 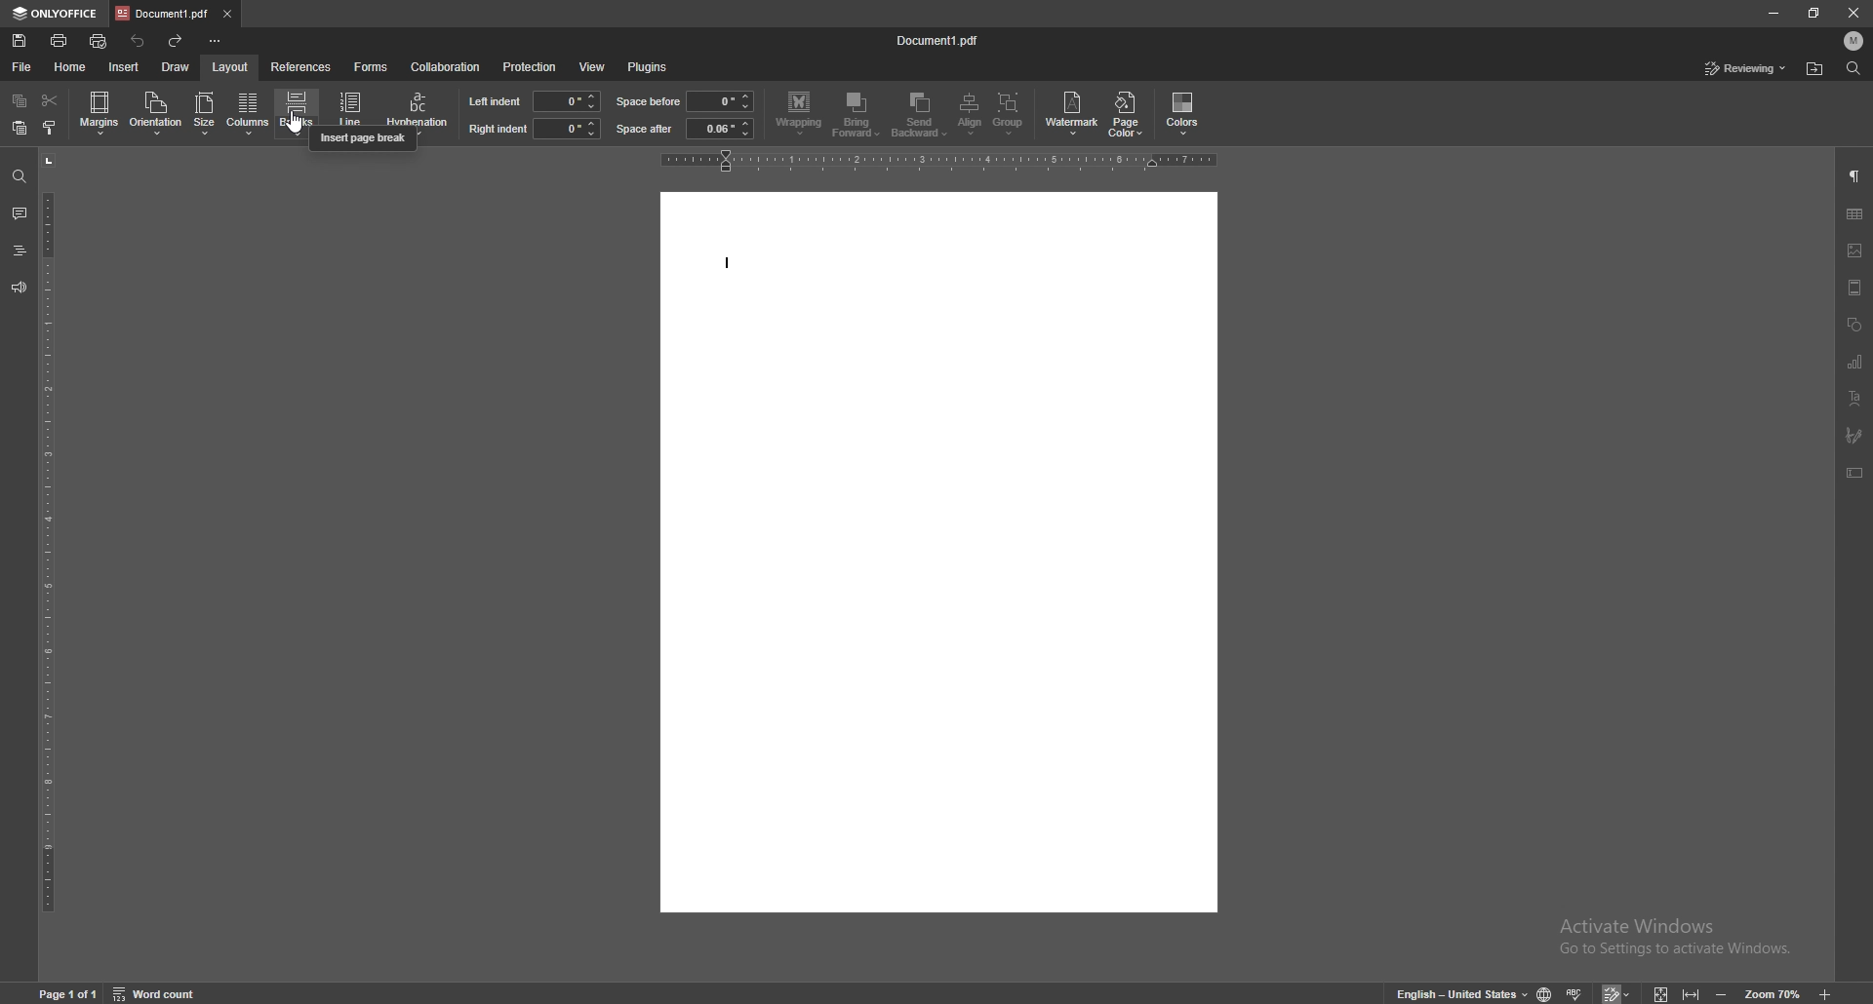 What do you see at coordinates (1129, 116) in the screenshot?
I see `page color` at bounding box center [1129, 116].